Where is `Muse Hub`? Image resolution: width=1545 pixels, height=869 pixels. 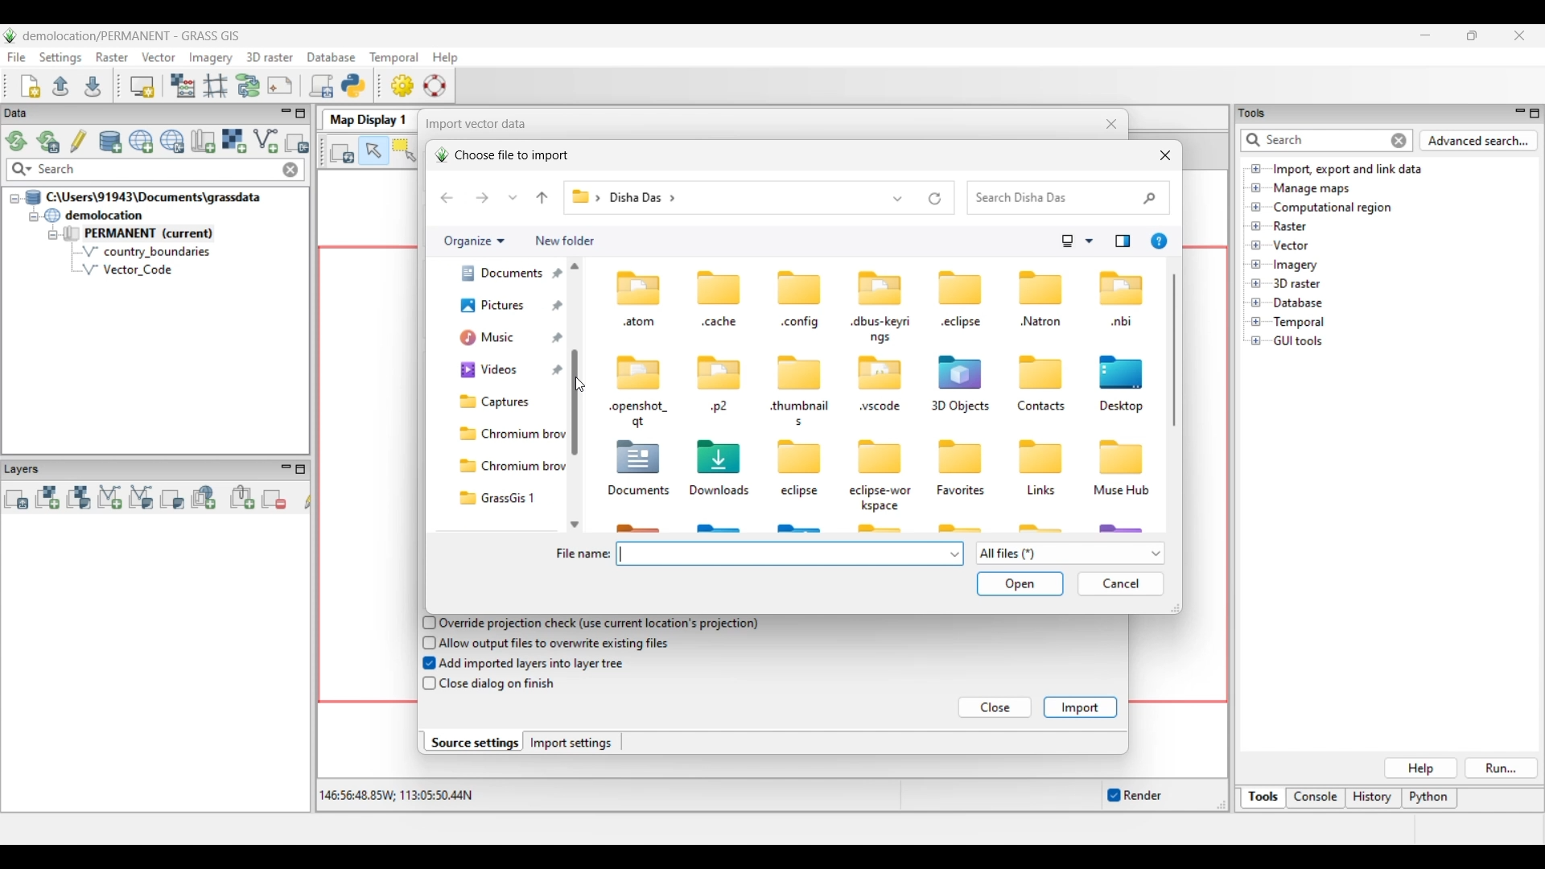 Muse Hub is located at coordinates (1122, 492).